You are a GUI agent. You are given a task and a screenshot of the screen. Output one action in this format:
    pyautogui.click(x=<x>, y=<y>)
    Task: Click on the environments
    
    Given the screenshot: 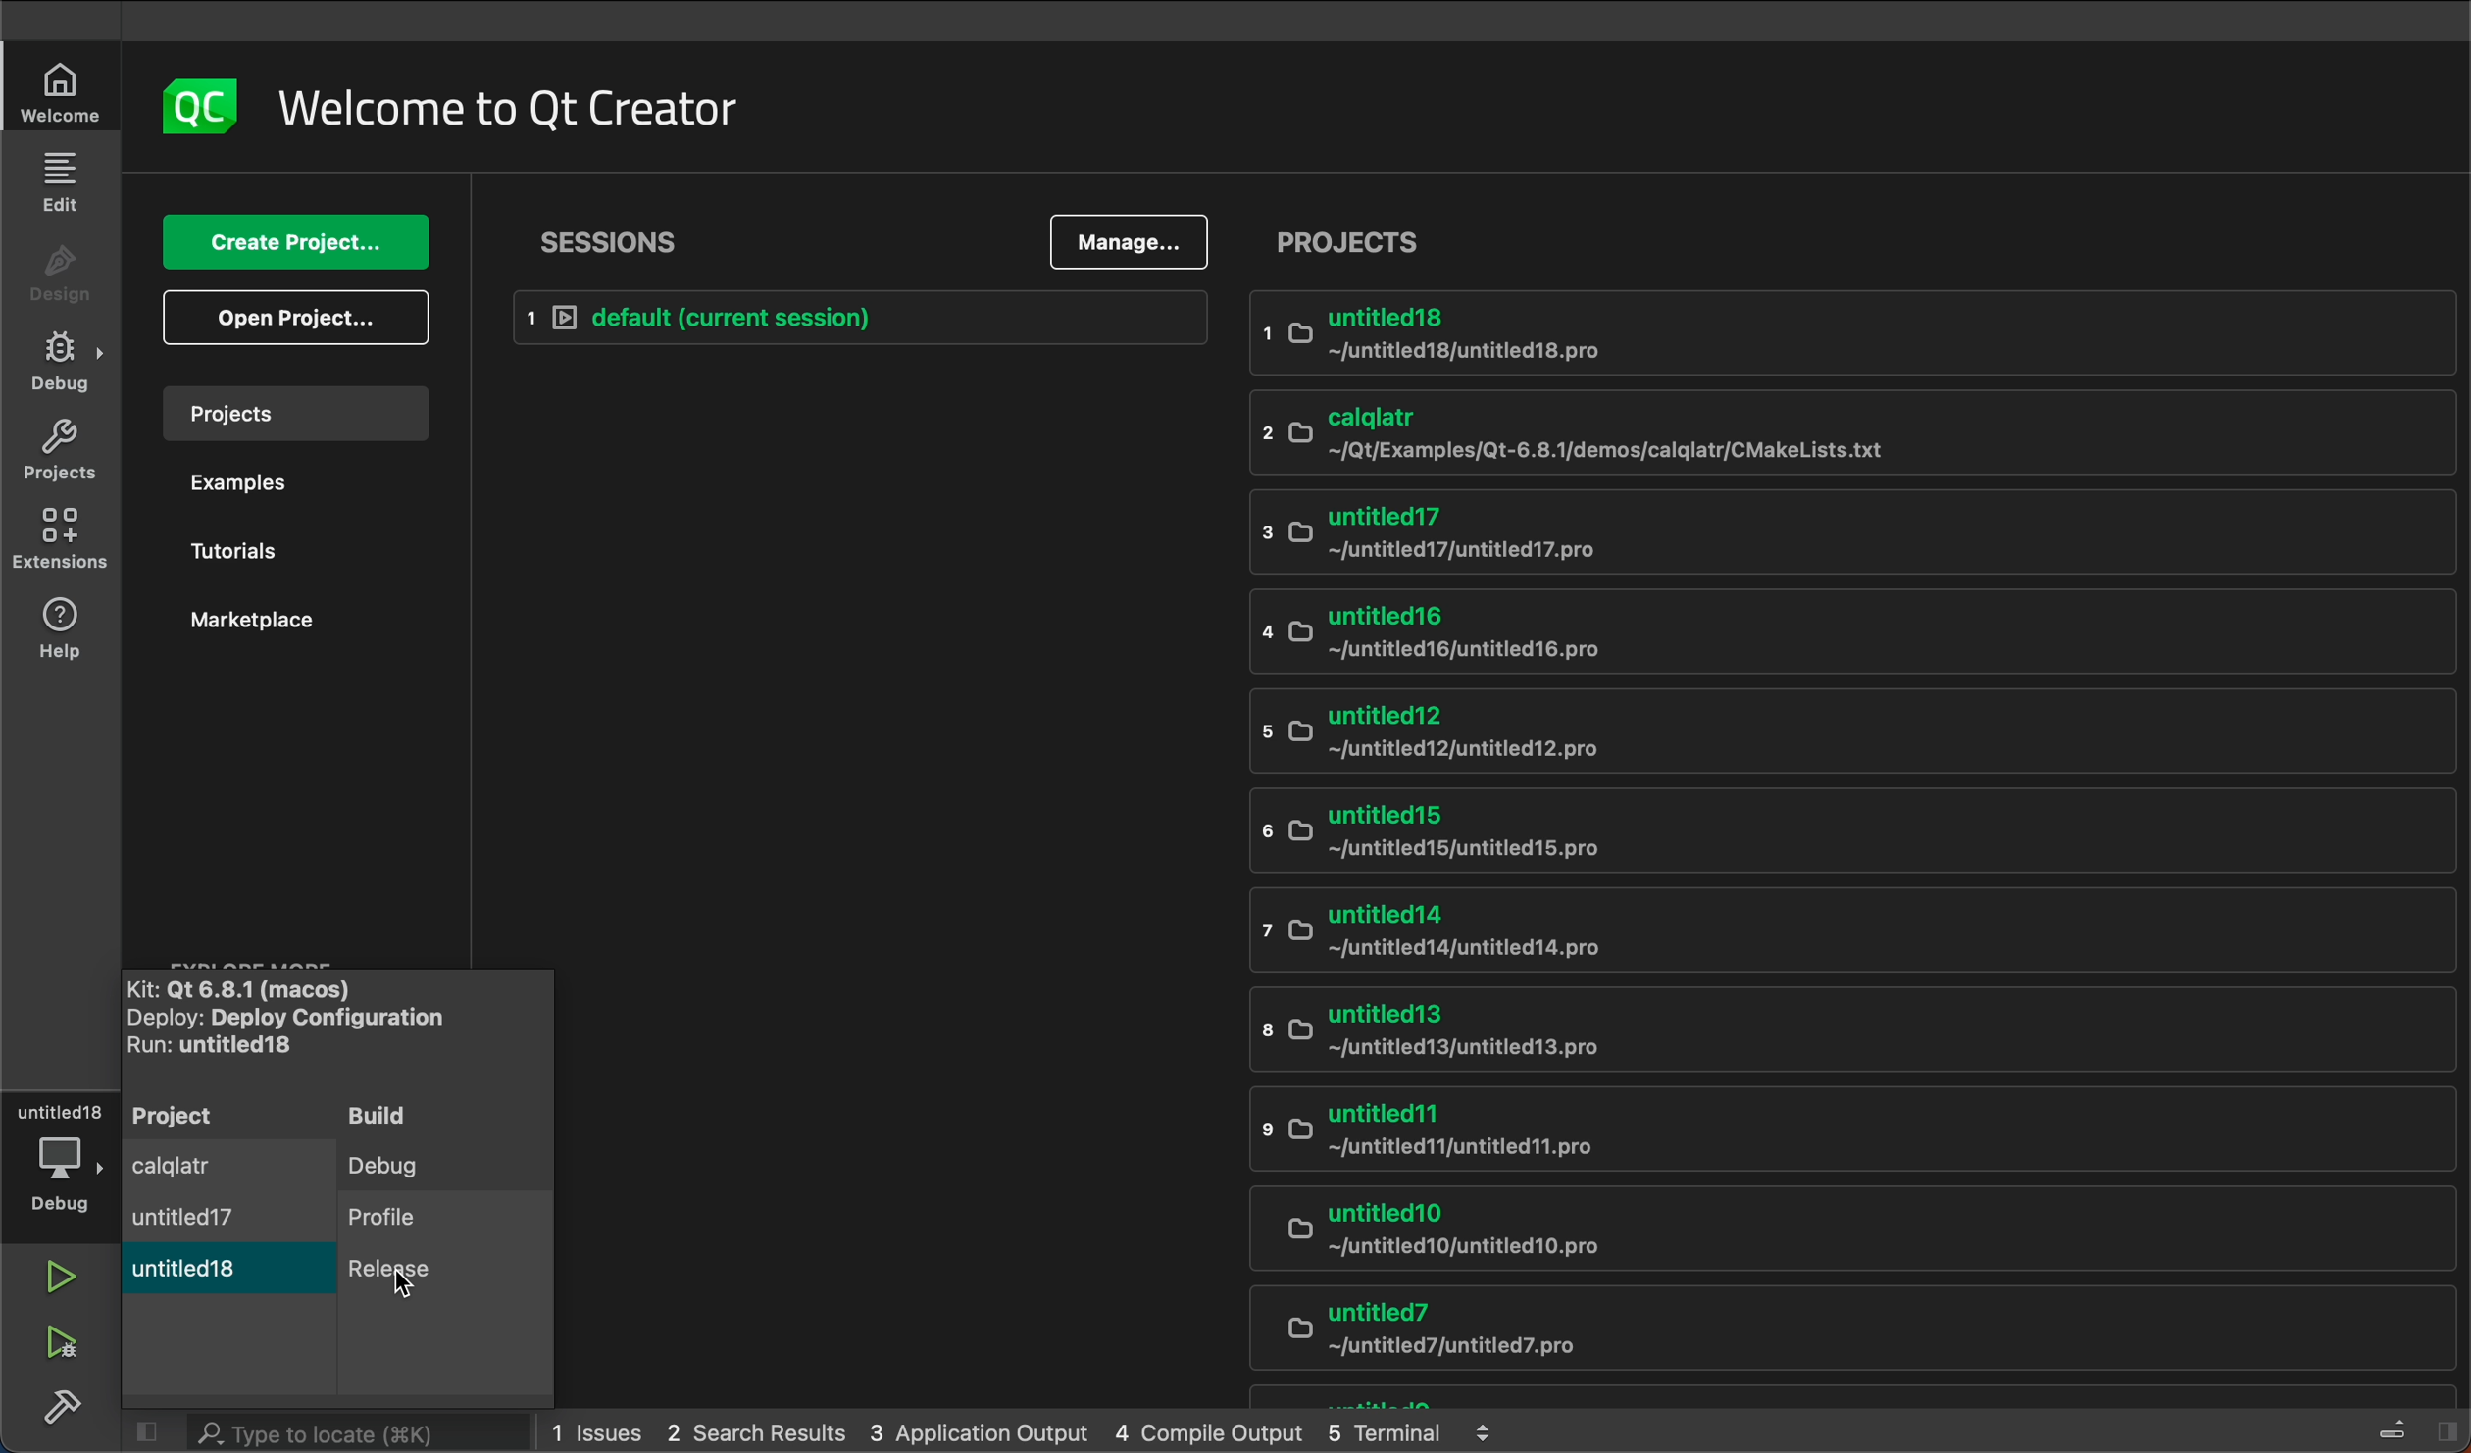 What is the action you would take?
    pyautogui.click(x=61, y=542)
    